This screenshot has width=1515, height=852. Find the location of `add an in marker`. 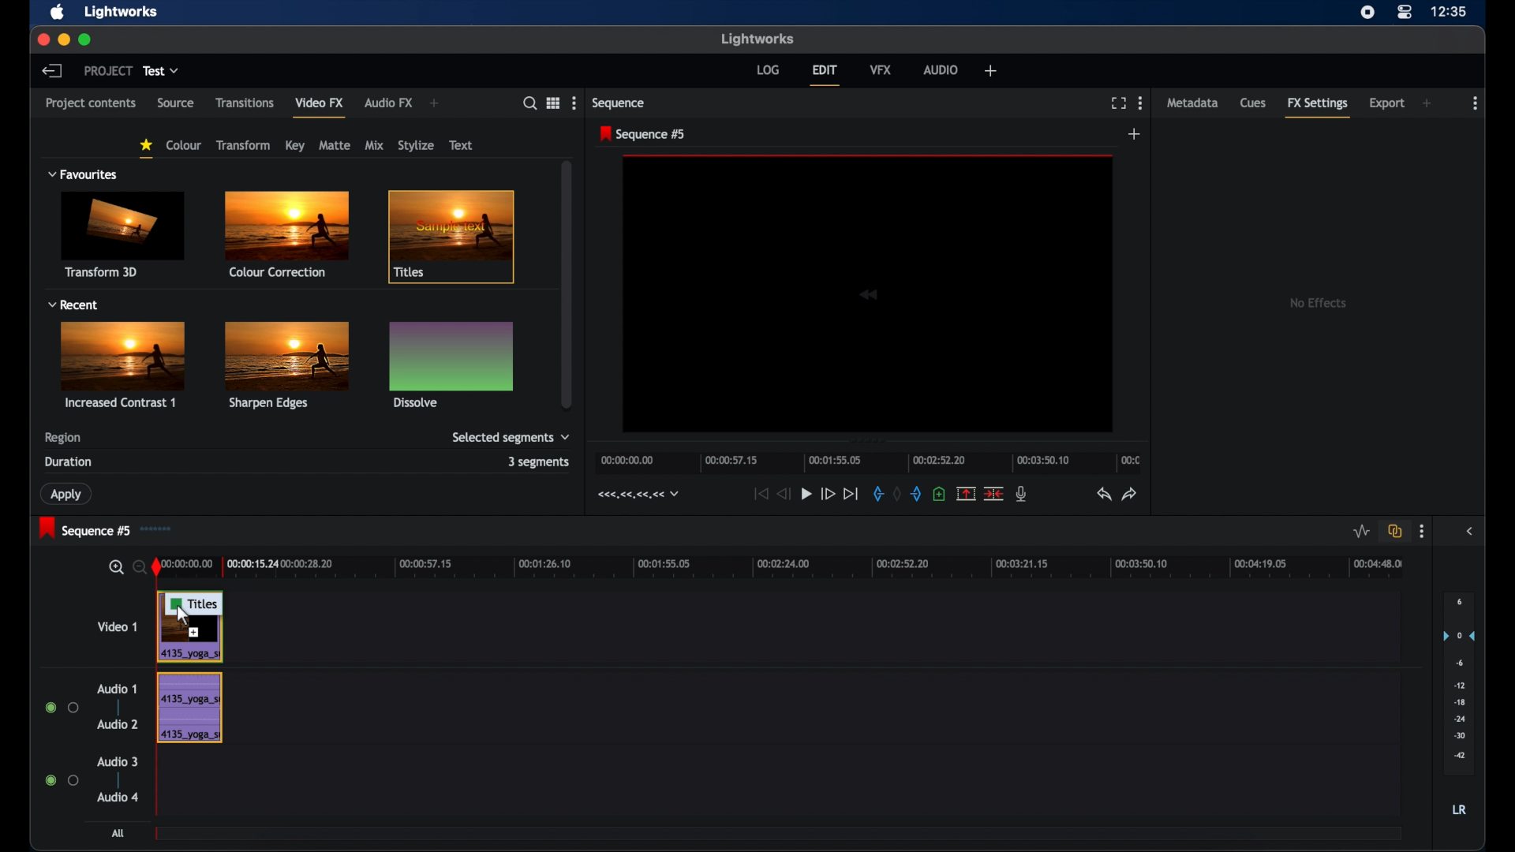

add an in marker is located at coordinates (877, 494).